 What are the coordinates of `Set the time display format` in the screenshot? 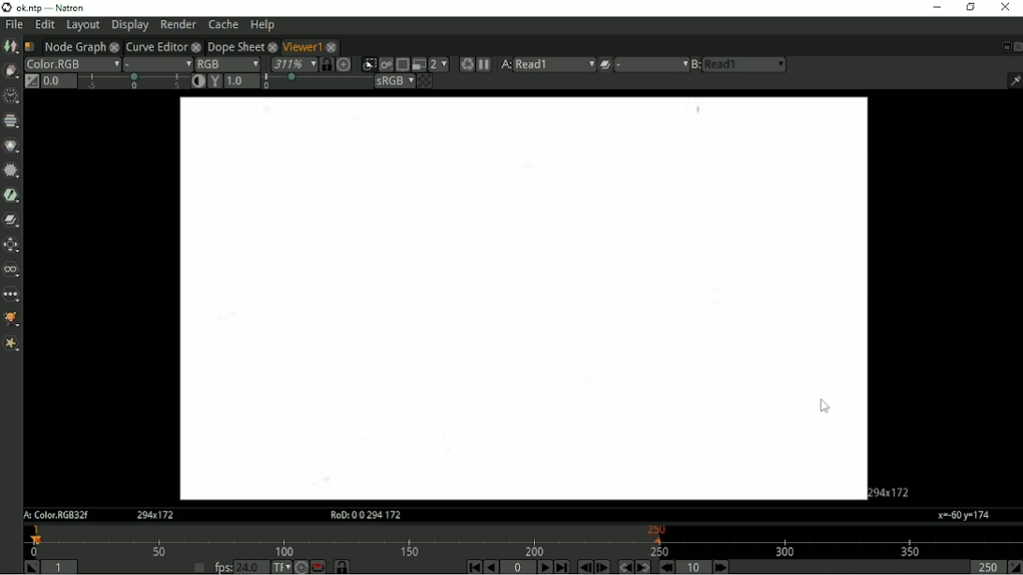 It's located at (280, 568).